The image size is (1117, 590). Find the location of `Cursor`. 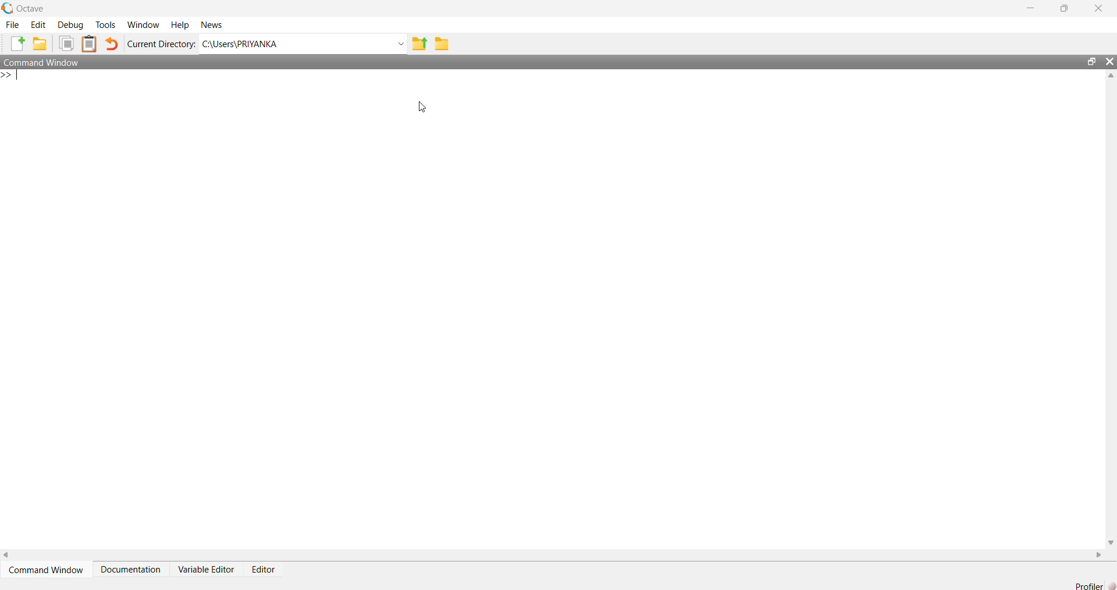

Cursor is located at coordinates (425, 108).